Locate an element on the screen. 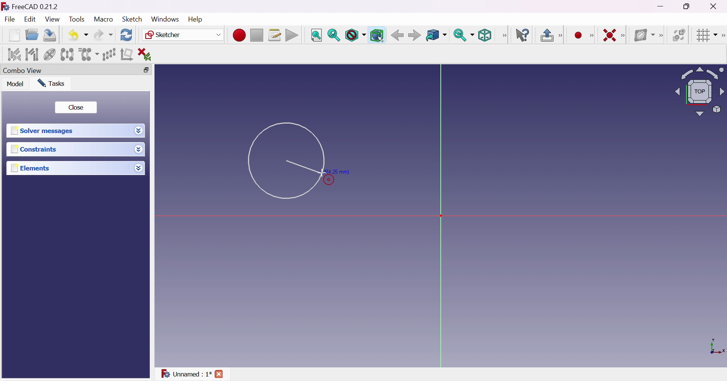 The height and width of the screenshot is (381, 727). Create point is located at coordinates (579, 35).